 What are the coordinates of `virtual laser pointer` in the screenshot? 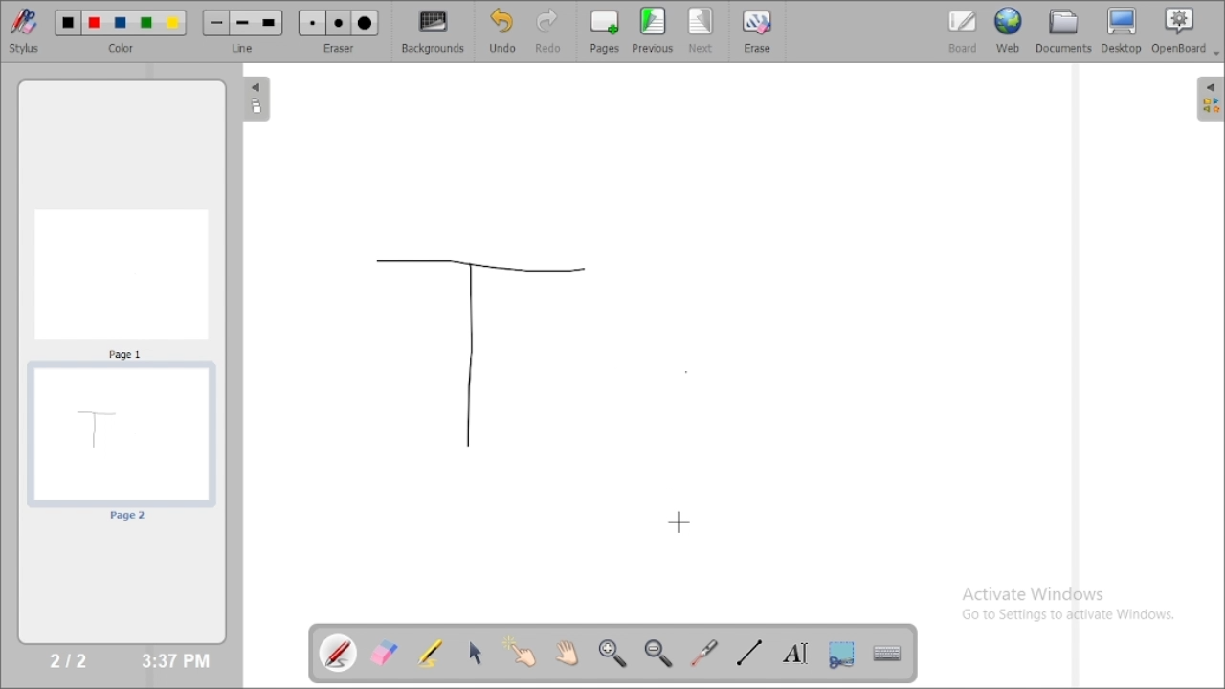 It's located at (704, 653).